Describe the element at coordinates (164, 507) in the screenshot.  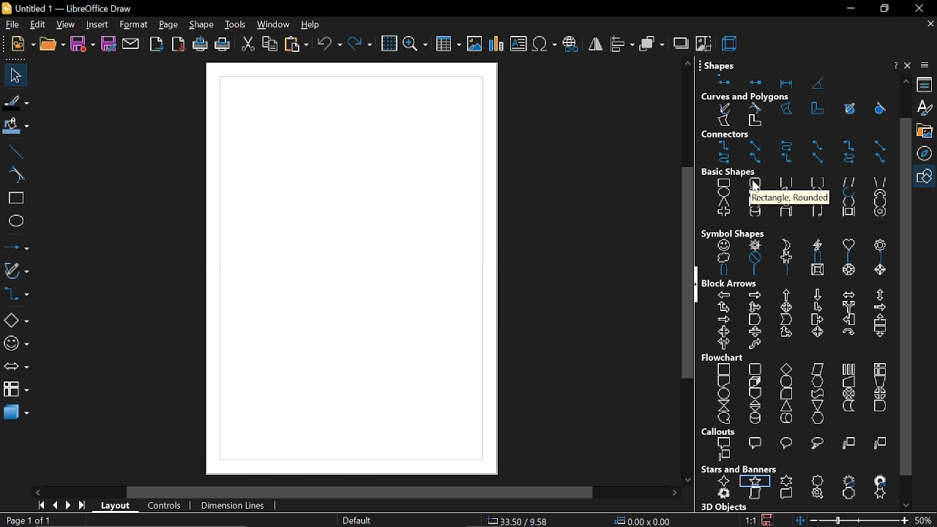
I see `controls` at that location.